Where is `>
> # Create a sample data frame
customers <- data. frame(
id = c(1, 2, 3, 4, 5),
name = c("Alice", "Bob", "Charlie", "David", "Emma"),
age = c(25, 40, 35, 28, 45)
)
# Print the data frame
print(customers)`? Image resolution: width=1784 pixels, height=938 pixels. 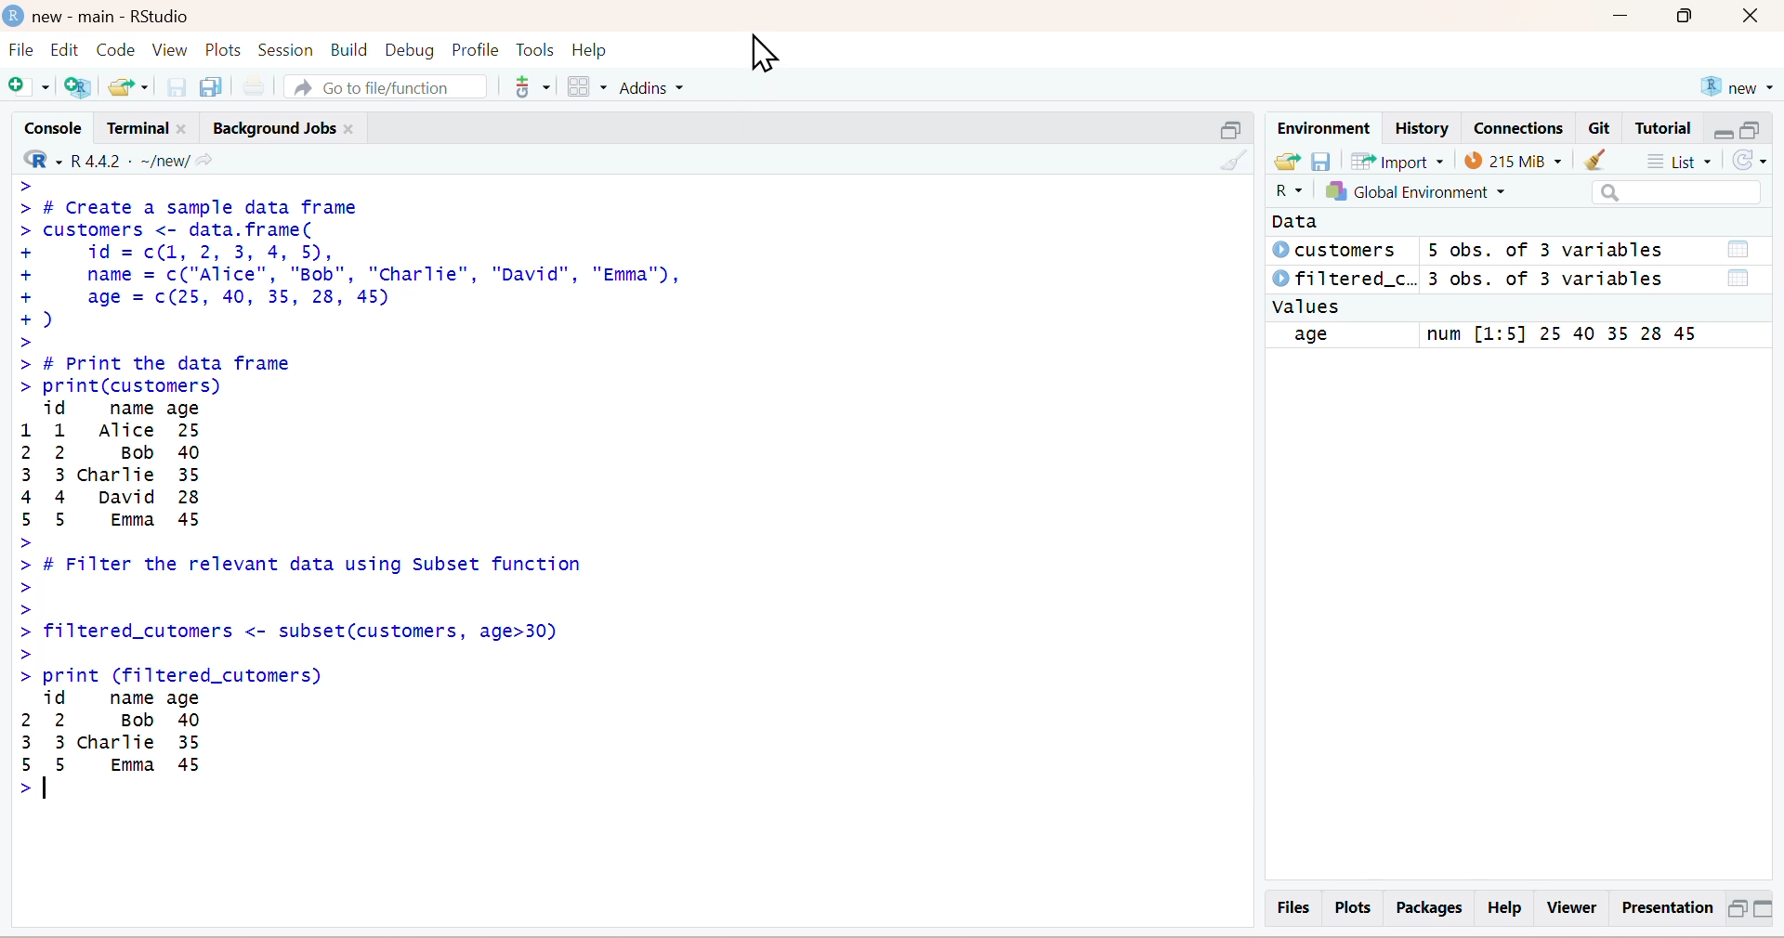 >
> # Create a sample data frame
customers <- data. frame(
id = c(1, 2, 3, 4, 5),
name = c("Alice", "Bob", "Charlie", "David", "Emma"),
age = c(25, 40, 35, 28, 45)
)
# Print the data frame
print(customers) is located at coordinates (384, 284).